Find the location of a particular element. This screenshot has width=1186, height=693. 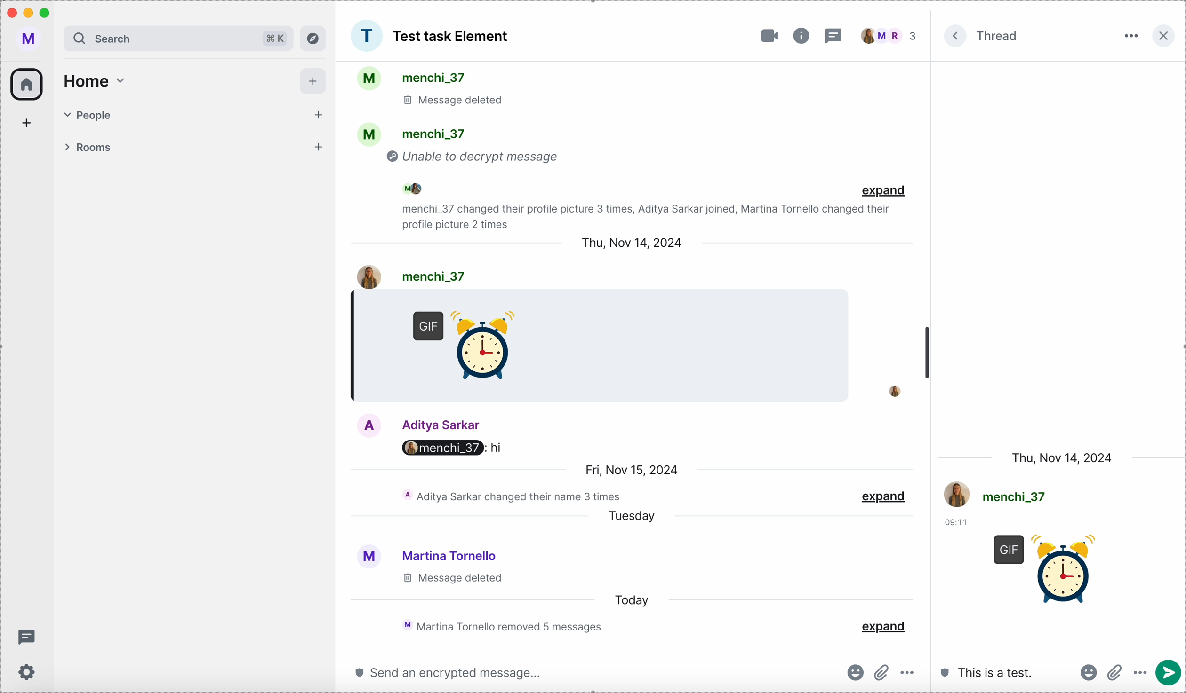

profile picture is located at coordinates (889, 390).